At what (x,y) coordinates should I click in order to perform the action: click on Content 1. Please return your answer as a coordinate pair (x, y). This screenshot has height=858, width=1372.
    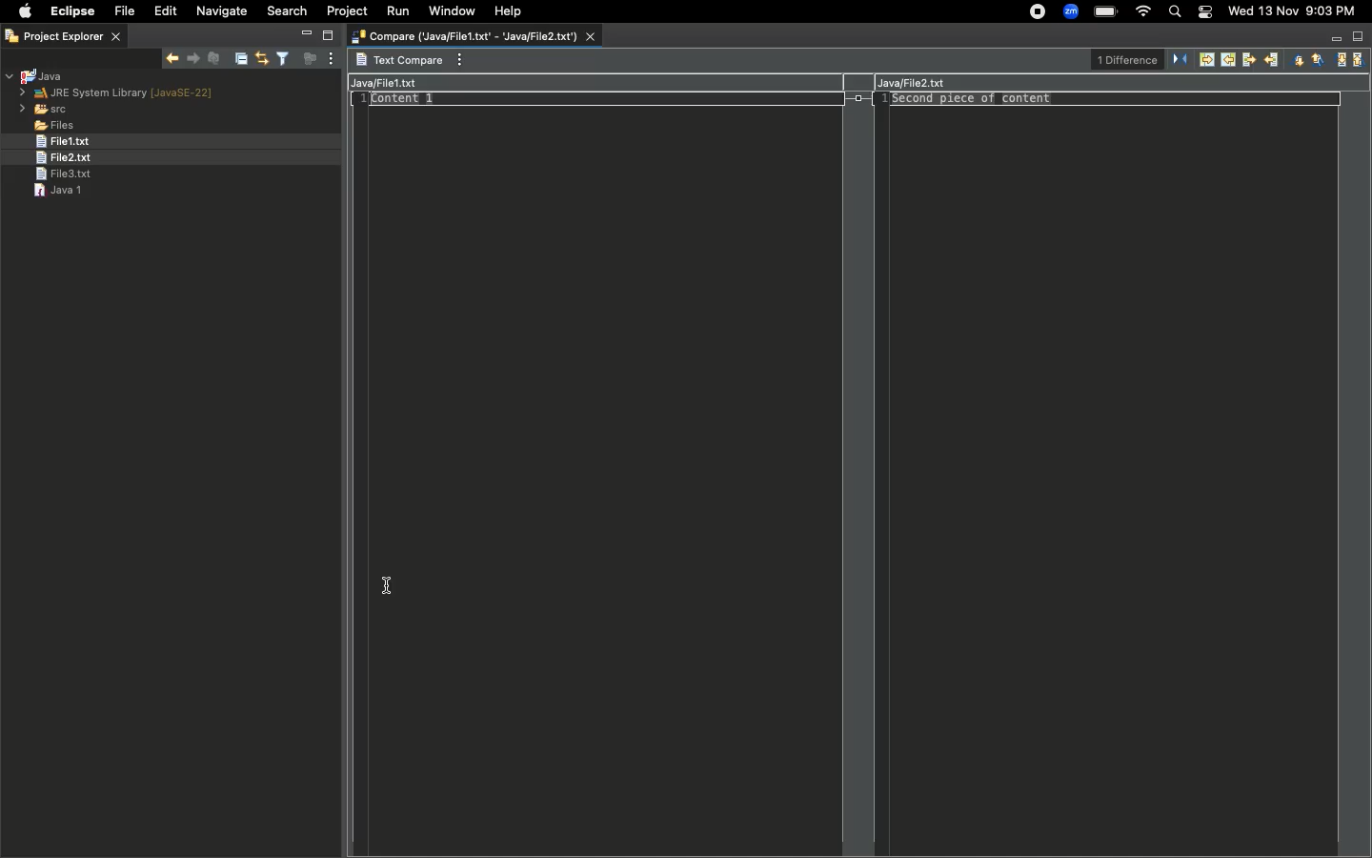
    Looking at the image, I should click on (410, 101).